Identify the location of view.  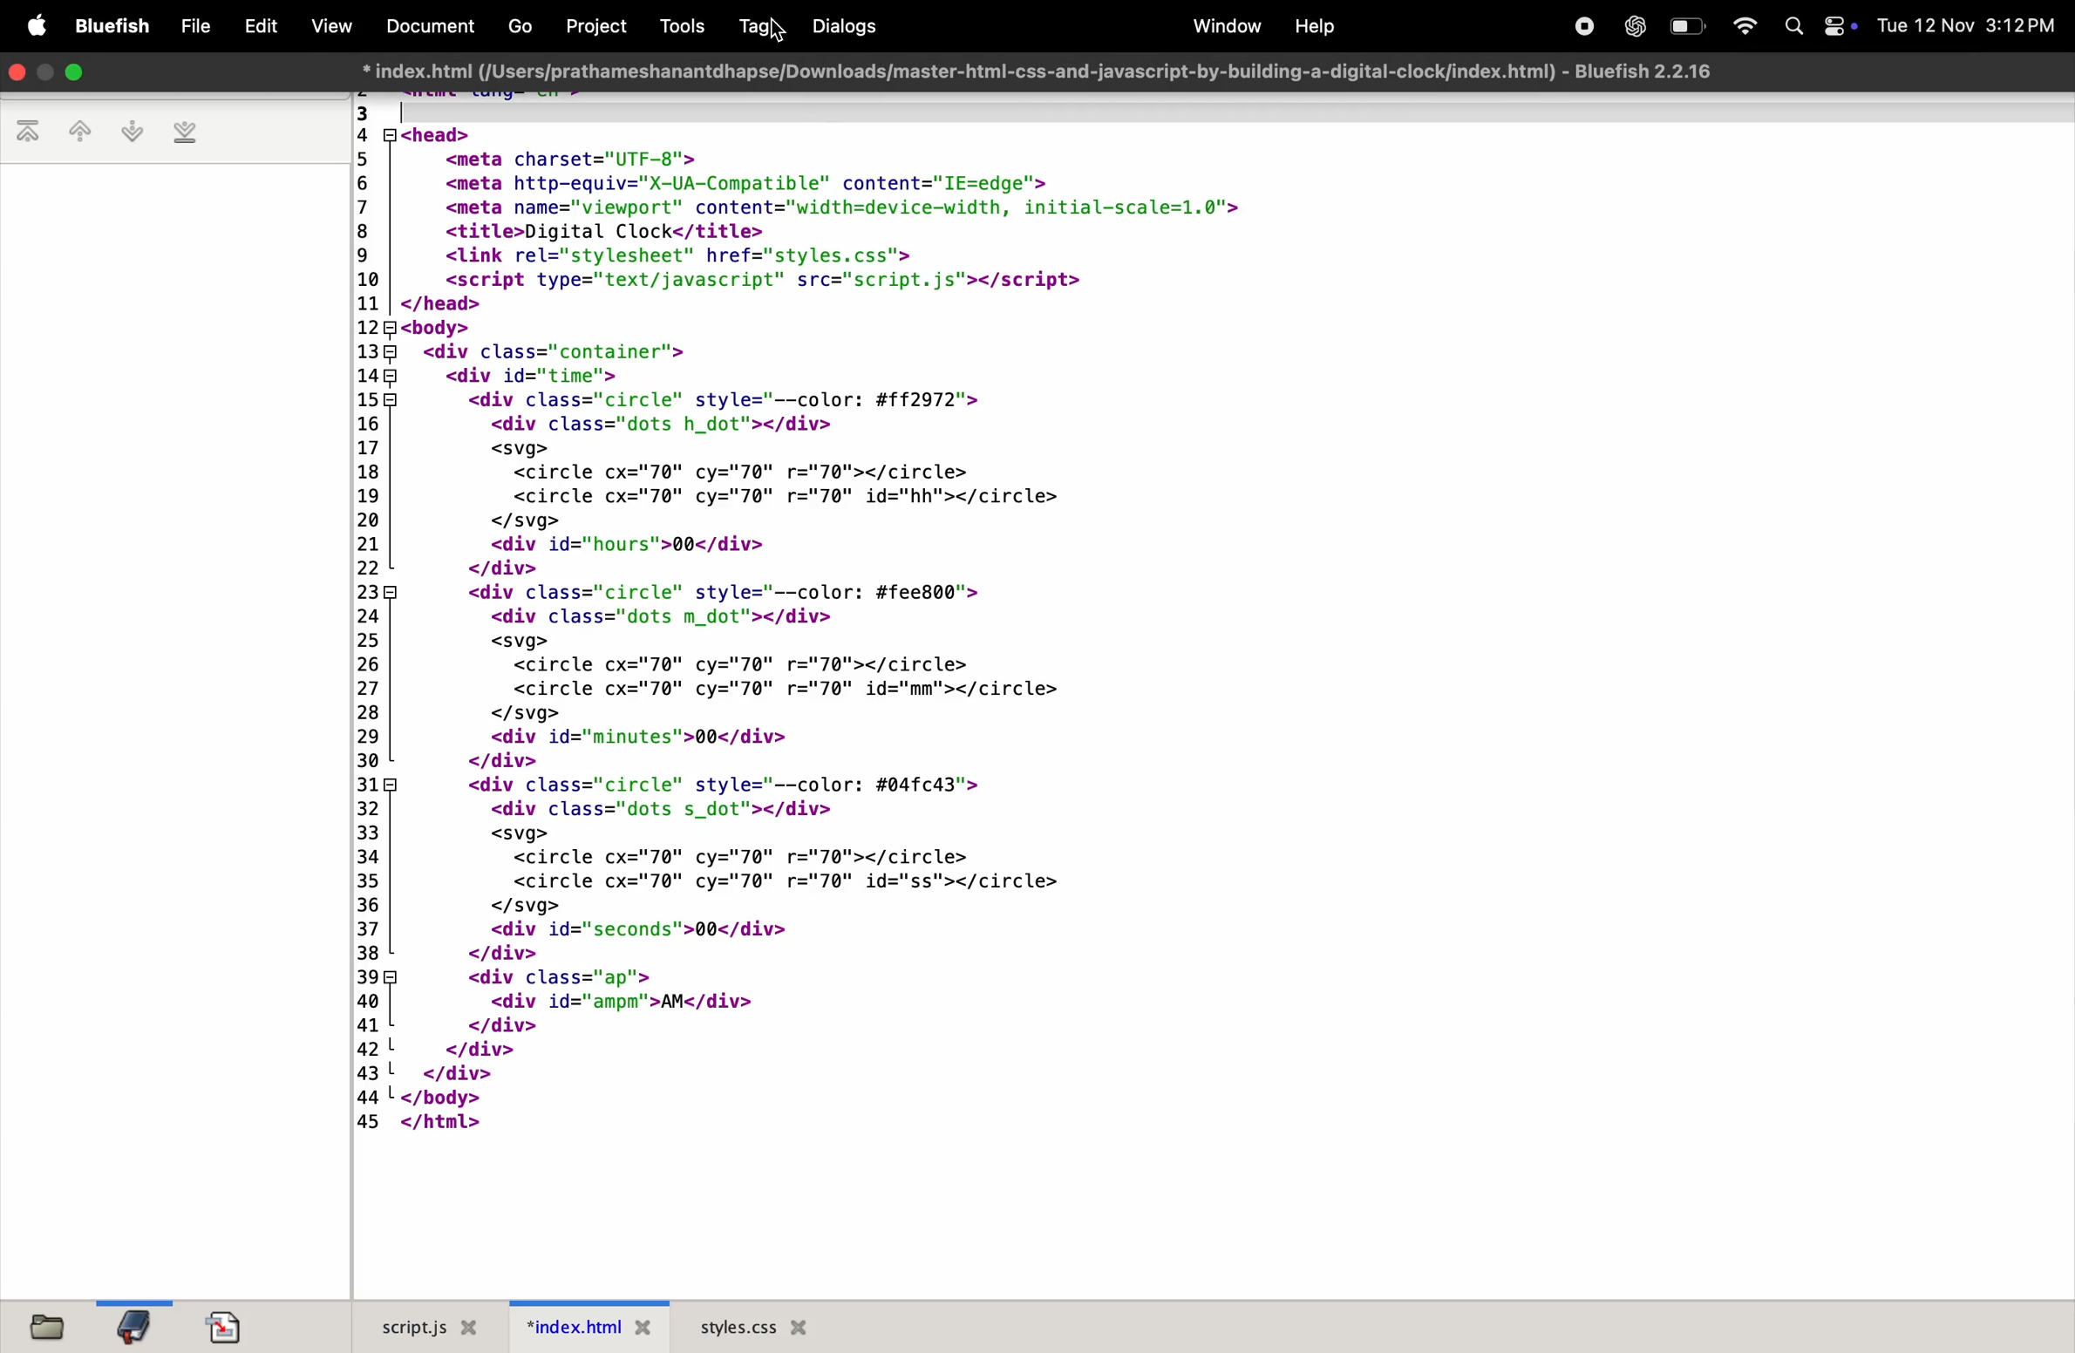
(329, 26).